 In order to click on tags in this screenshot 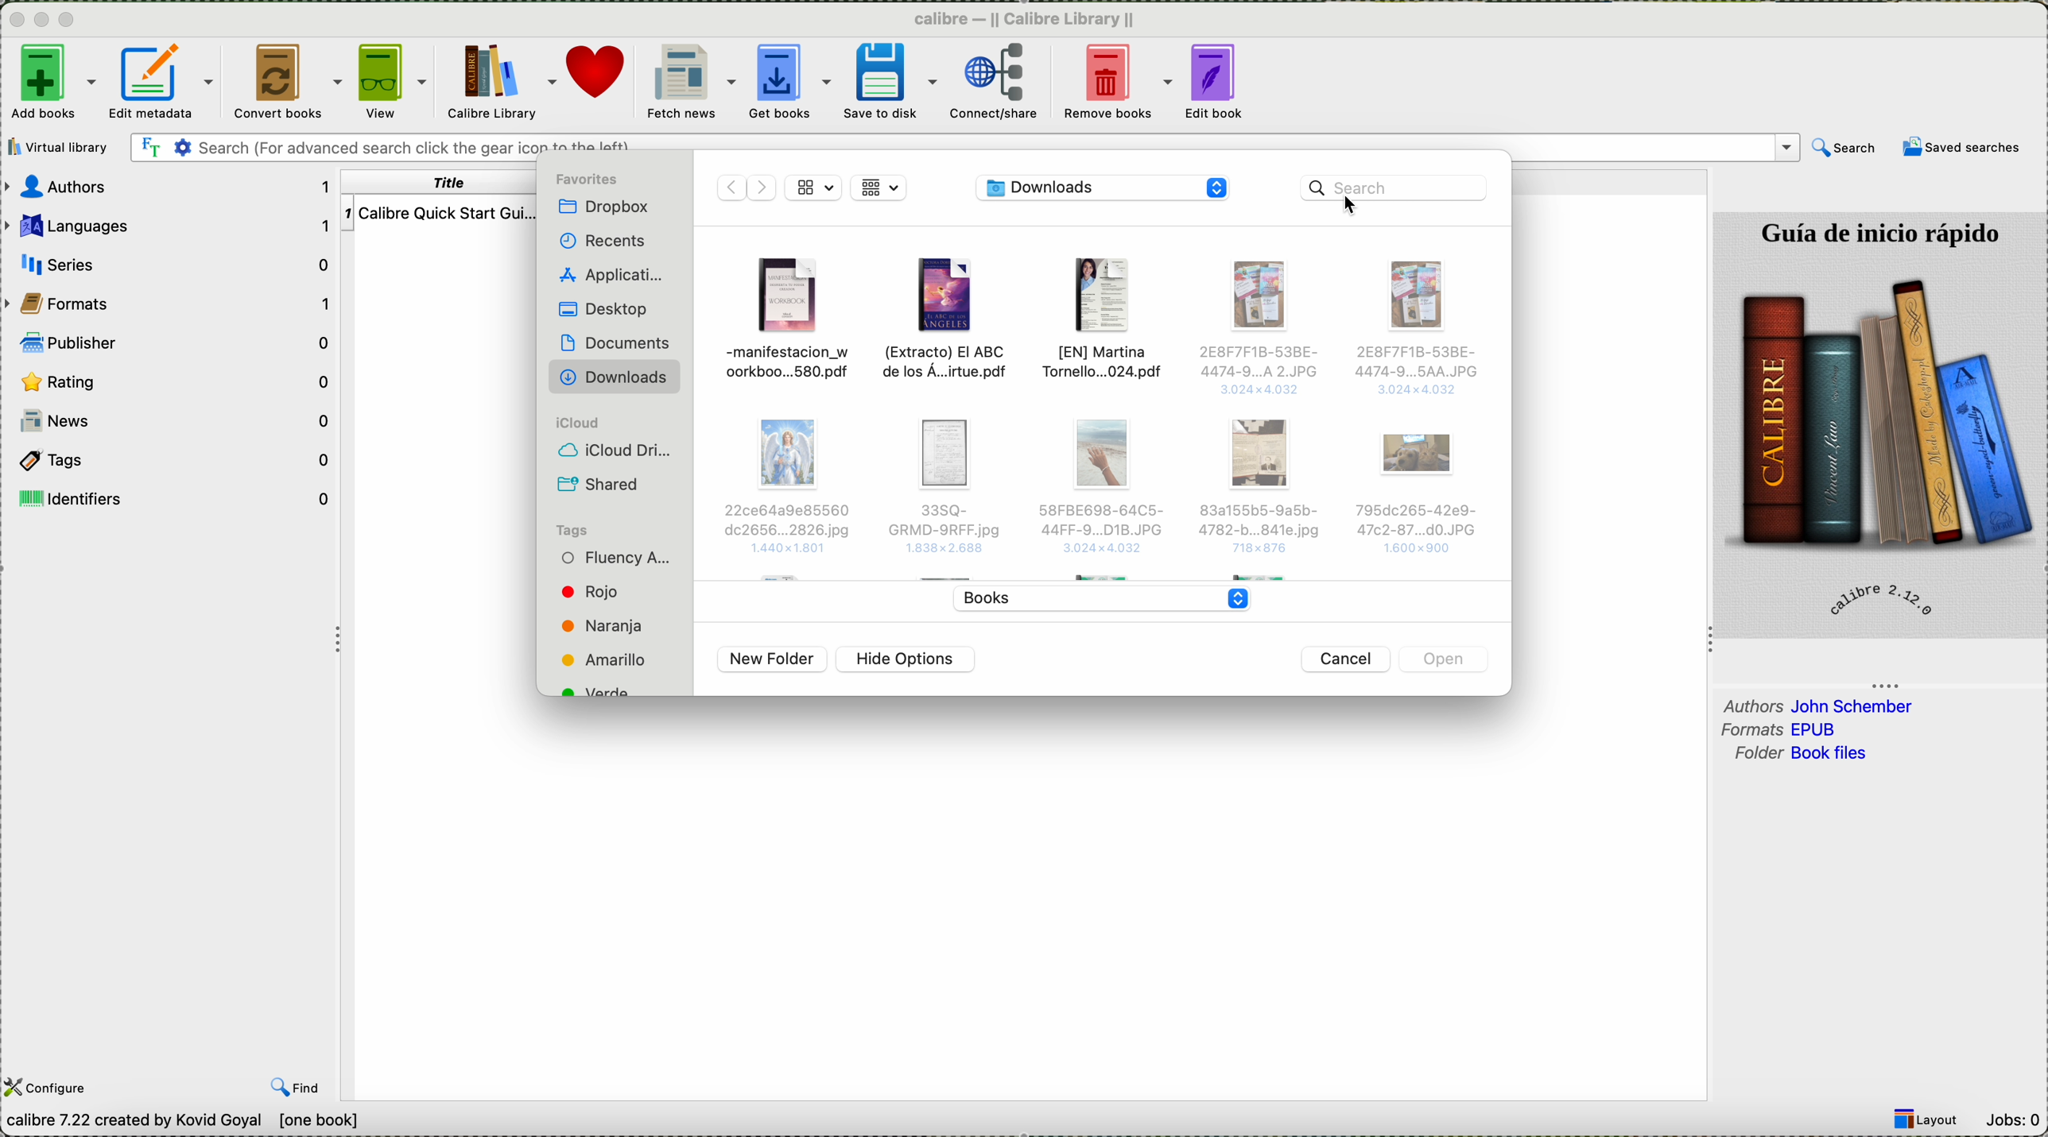, I will do `click(617, 621)`.